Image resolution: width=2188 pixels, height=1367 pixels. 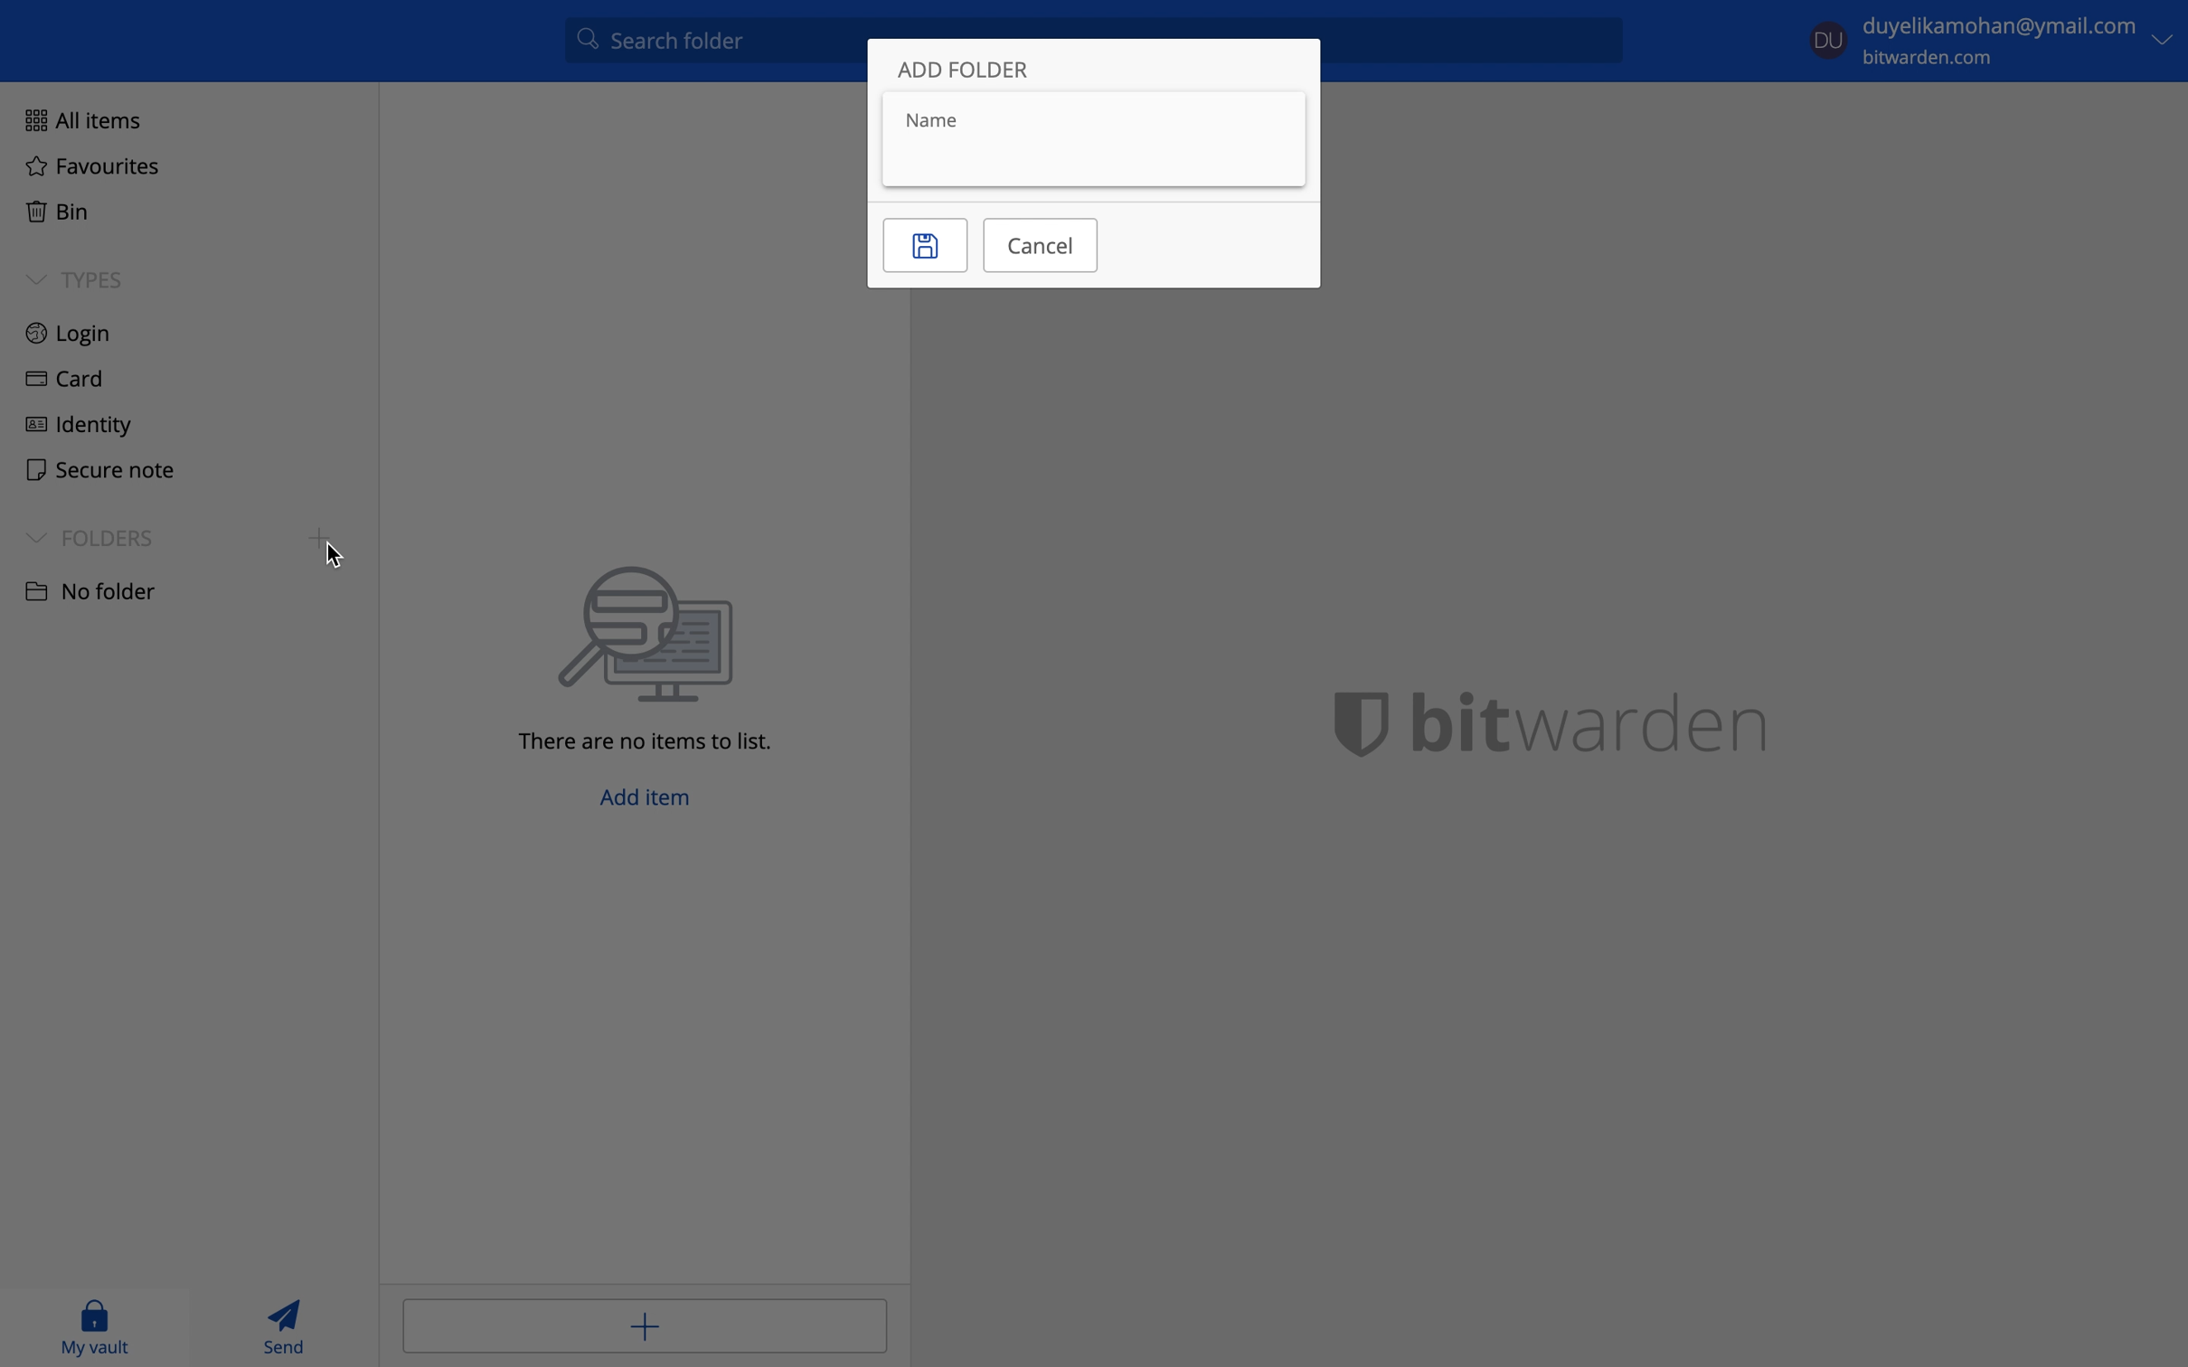 What do you see at coordinates (1938, 58) in the screenshot?
I see `bitwarden.com` at bounding box center [1938, 58].